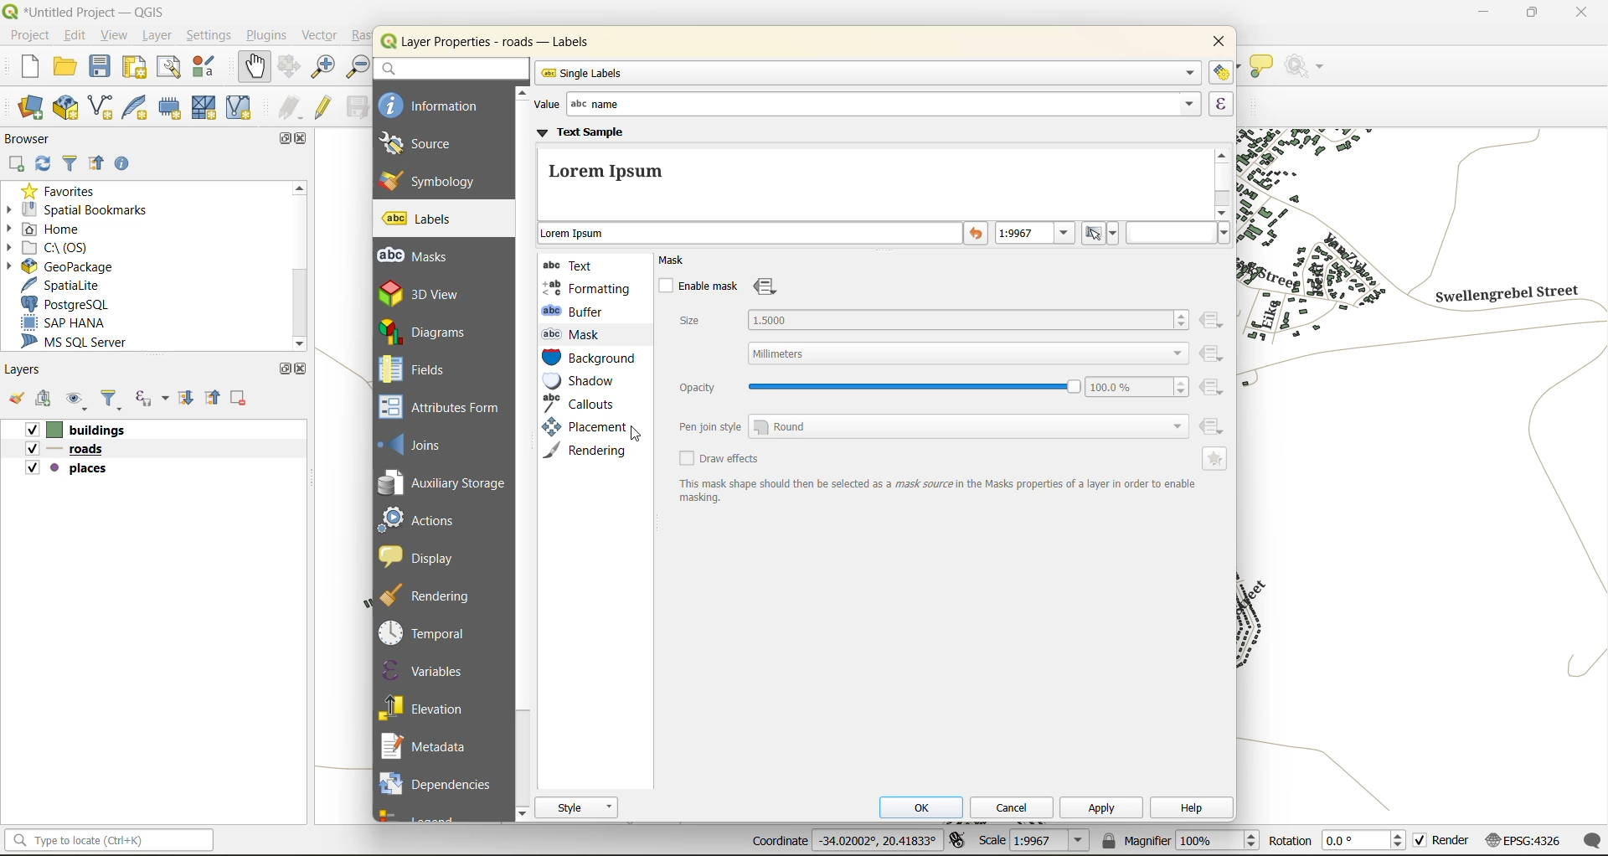  Describe the element at coordinates (425, 556) in the screenshot. I see `display` at that location.